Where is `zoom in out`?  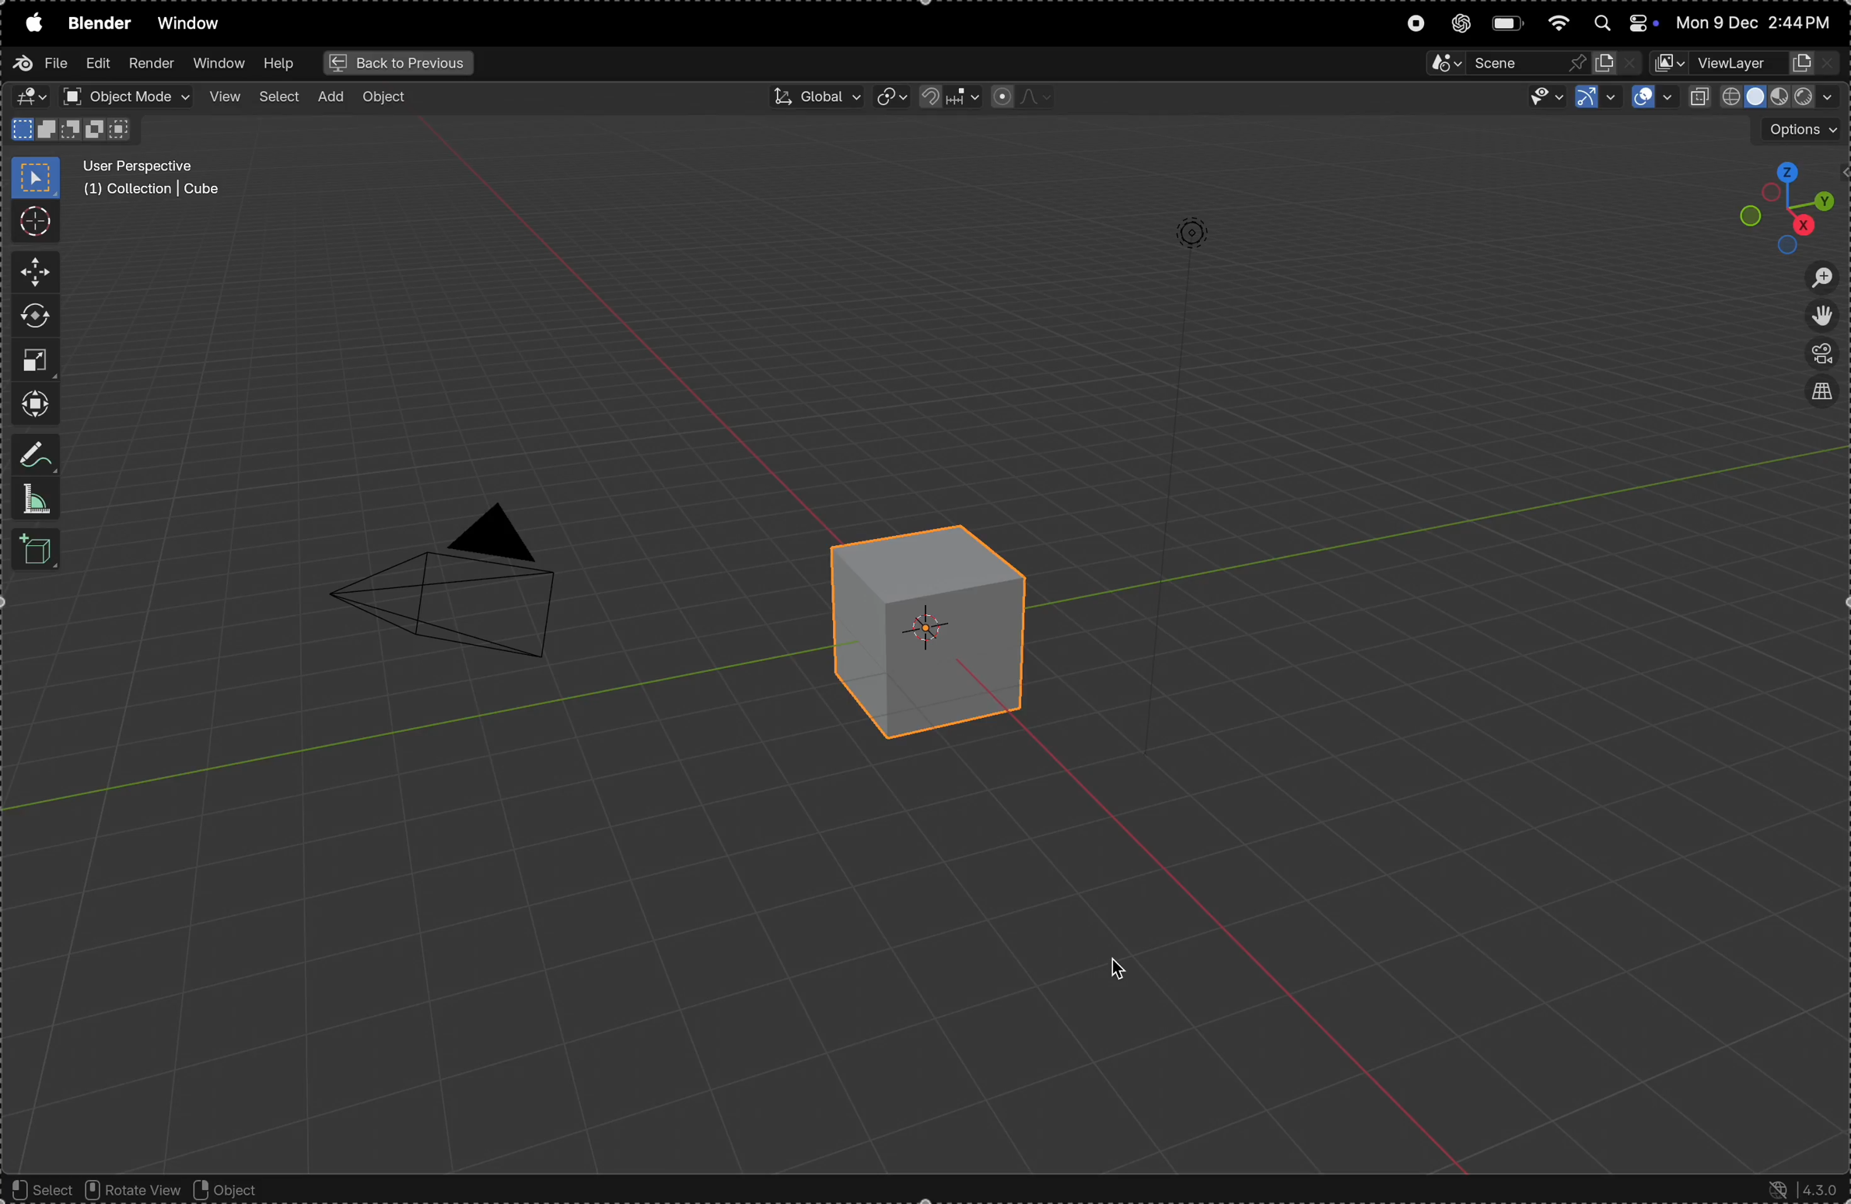 zoom in out is located at coordinates (1821, 277).